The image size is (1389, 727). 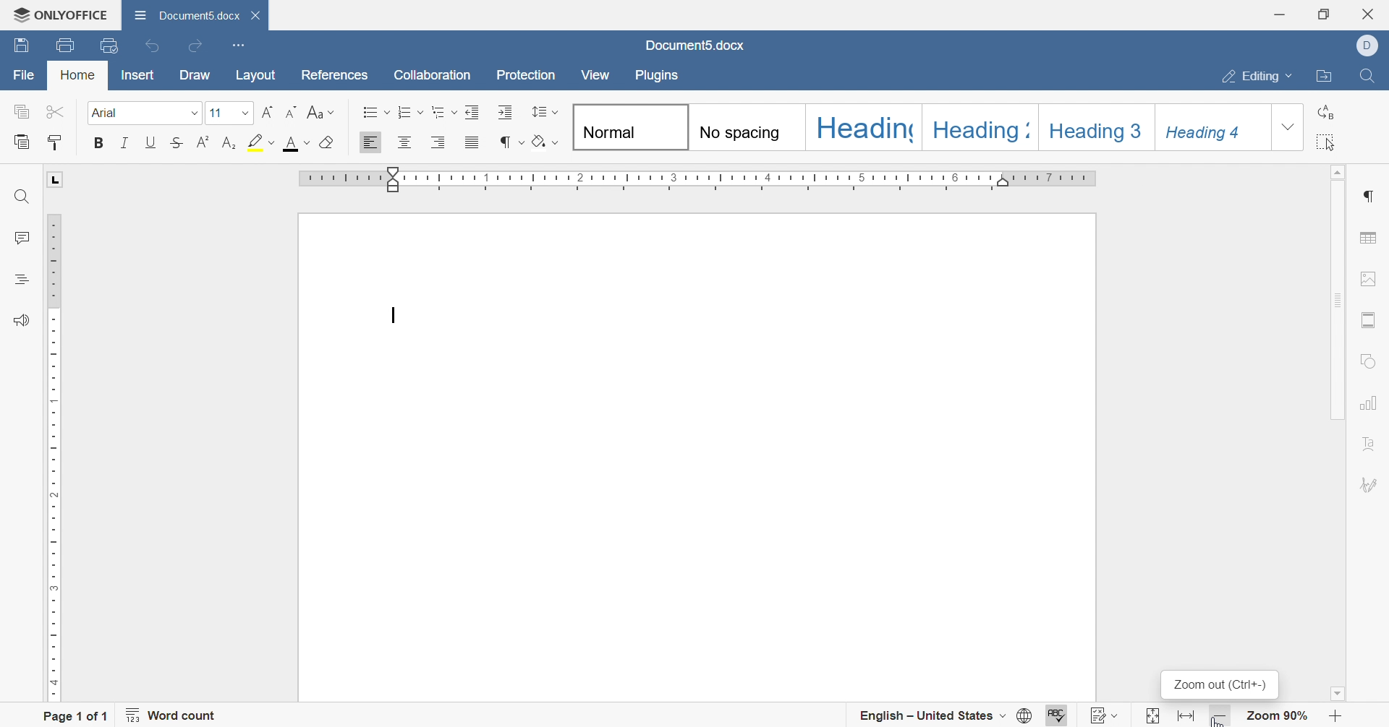 What do you see at coordinates (110, 46) in the screenshot?
I see `quick print` at bounding box center [110, 46].